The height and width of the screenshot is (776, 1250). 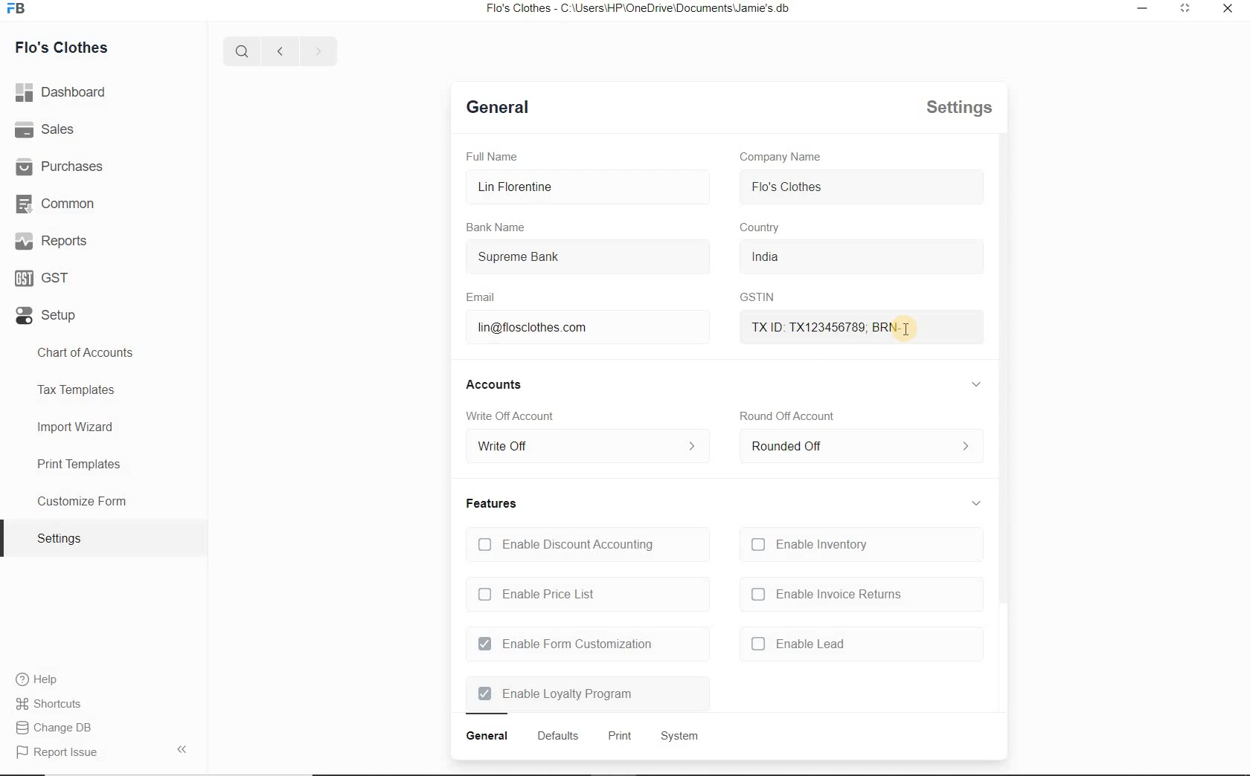 I want to click on Lin Florentine, so click(x=578, y=187).